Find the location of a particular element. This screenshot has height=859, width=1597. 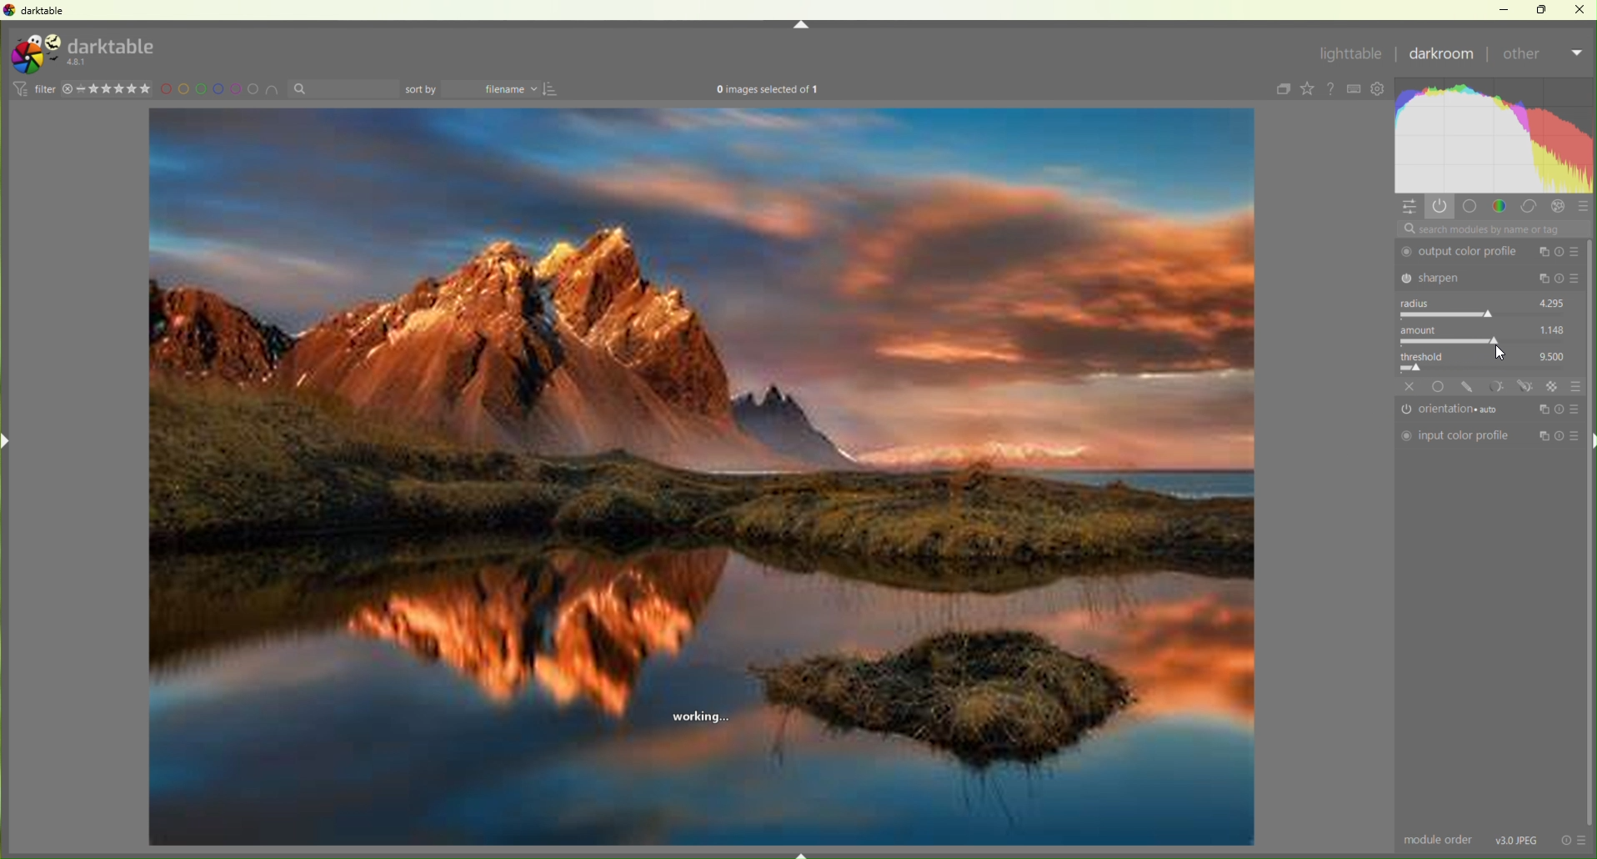

range rating is located at coordinates (118, 89).